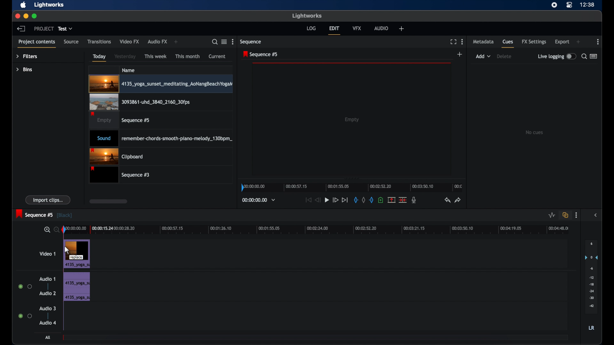 The height and width of the screenshot is (345, 614). Describe the element at coordinates (508, 43) in the screenshot. I see `cues` at that location.